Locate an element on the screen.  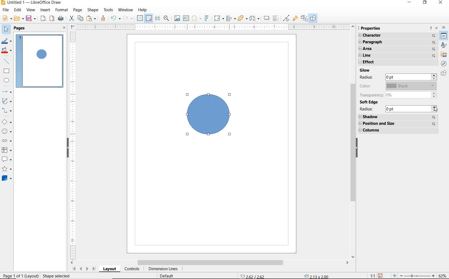
STARS AND BANNERS is located at coordinates (7, 169).